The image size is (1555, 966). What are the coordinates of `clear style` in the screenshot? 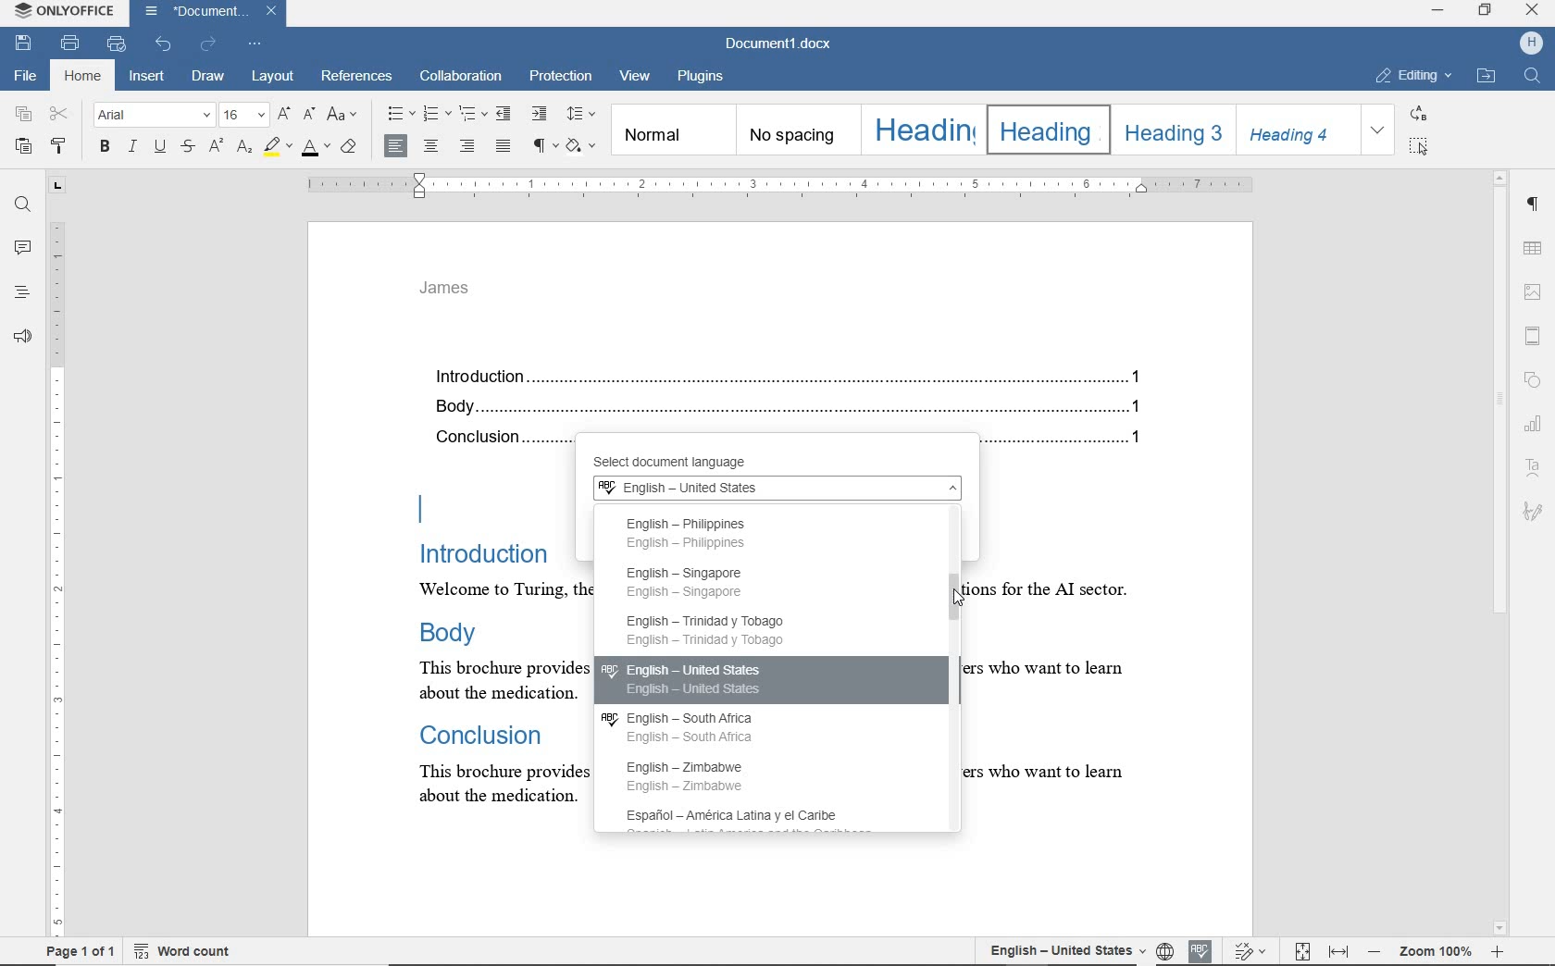 It's located at (351, 147).